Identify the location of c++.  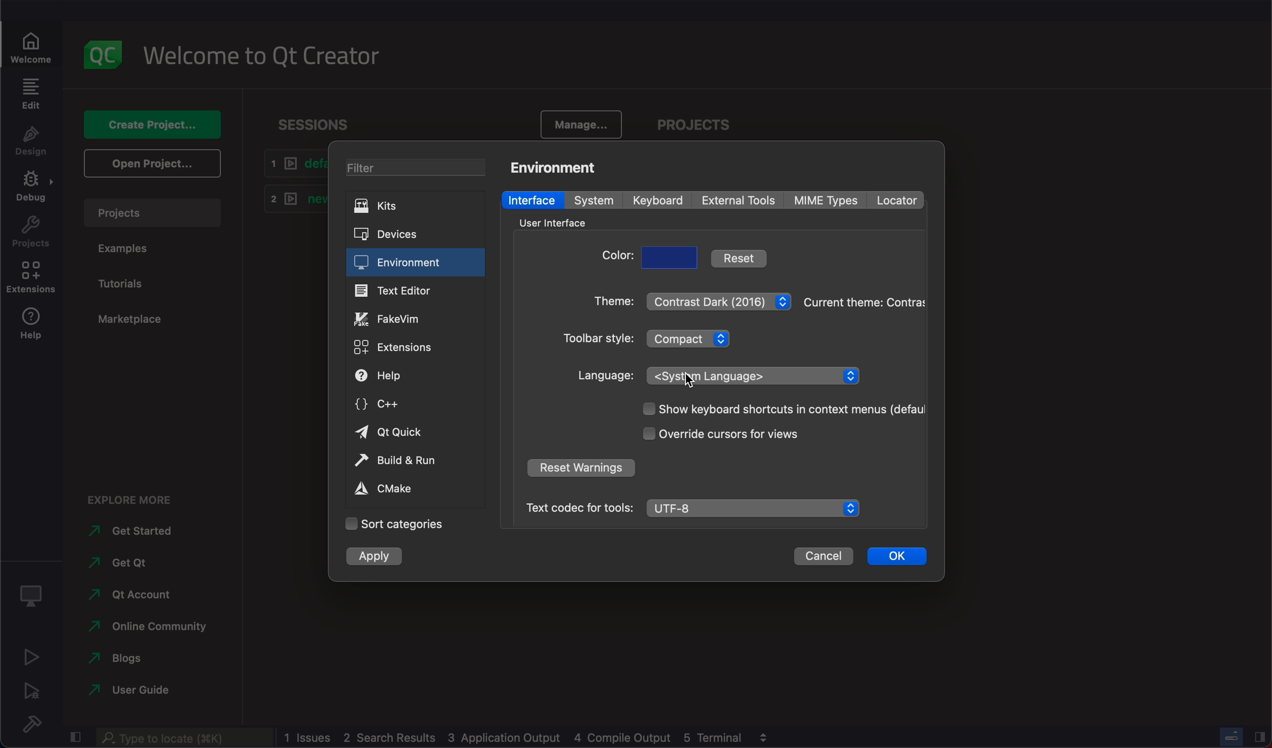
(415, 405).